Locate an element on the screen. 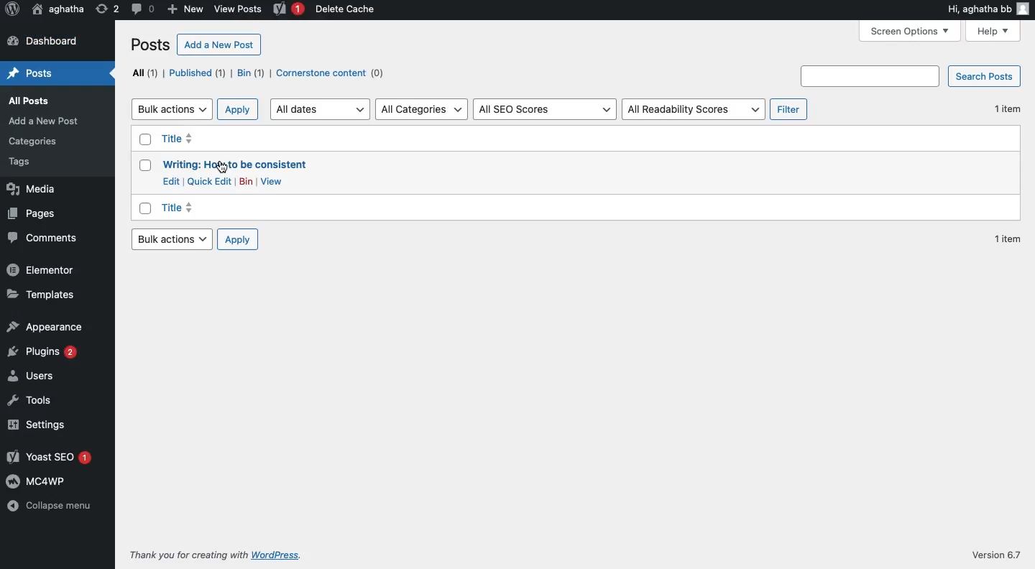  Posts is located at coordinates (149, 45).